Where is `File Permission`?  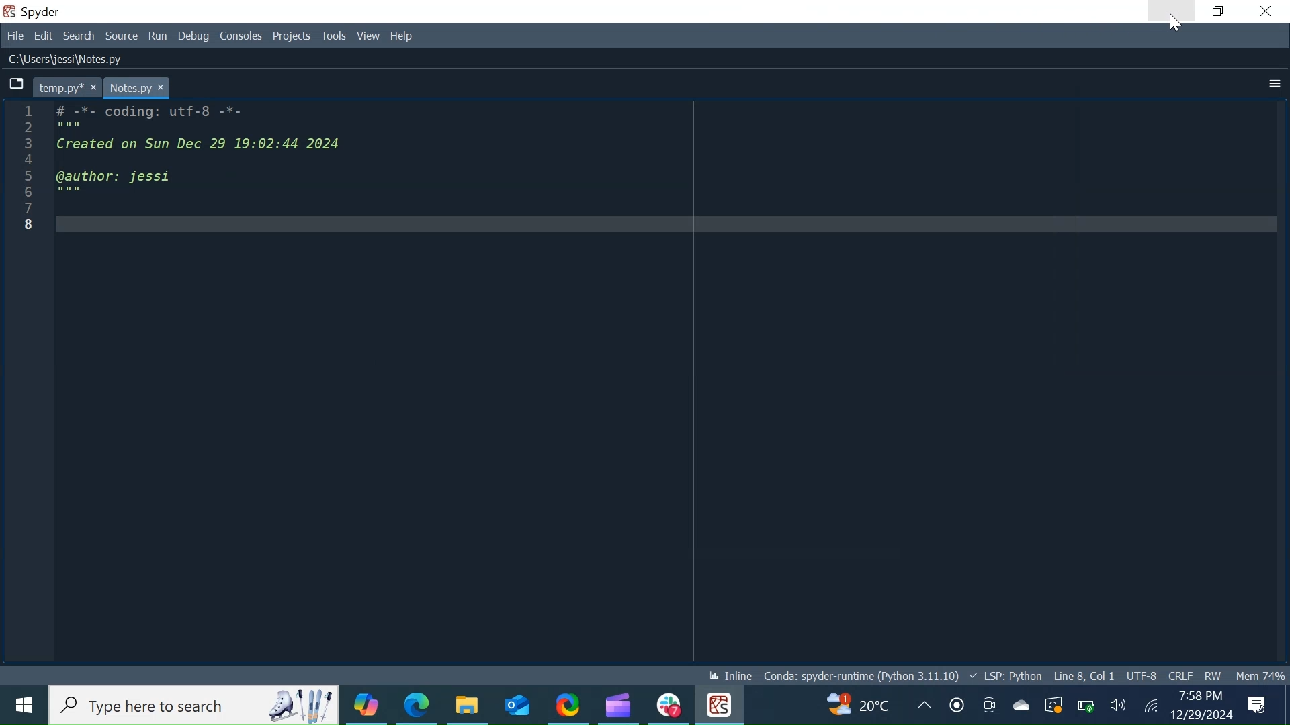 File Permission is located at coordinates (1213, 675).